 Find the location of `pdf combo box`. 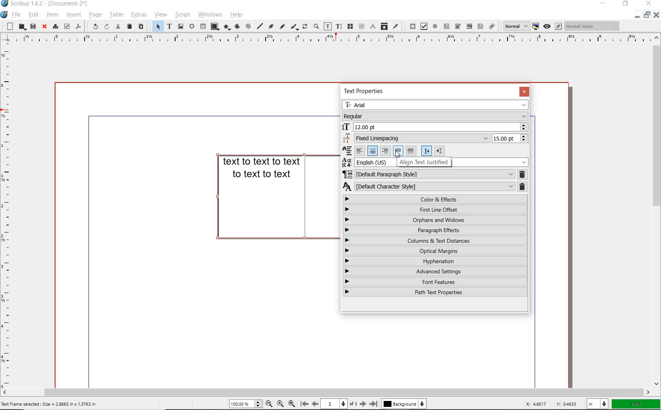

pdf combo box is located at coordinates (468, 26).